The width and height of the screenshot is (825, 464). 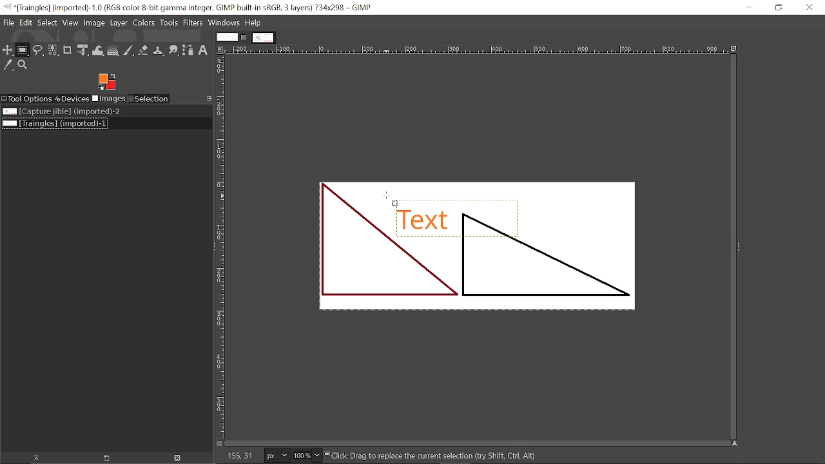 I want to click on Wrap text tool, so click(x=98, y=50).